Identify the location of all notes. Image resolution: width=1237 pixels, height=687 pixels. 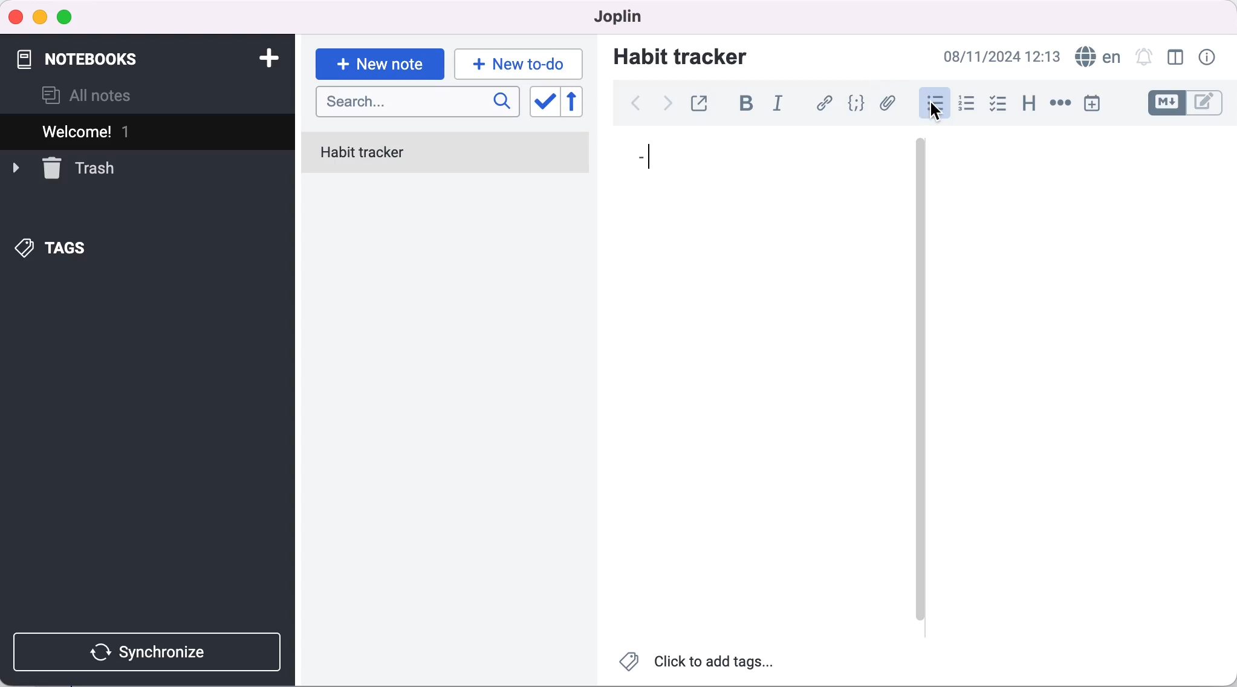
(87, 96).